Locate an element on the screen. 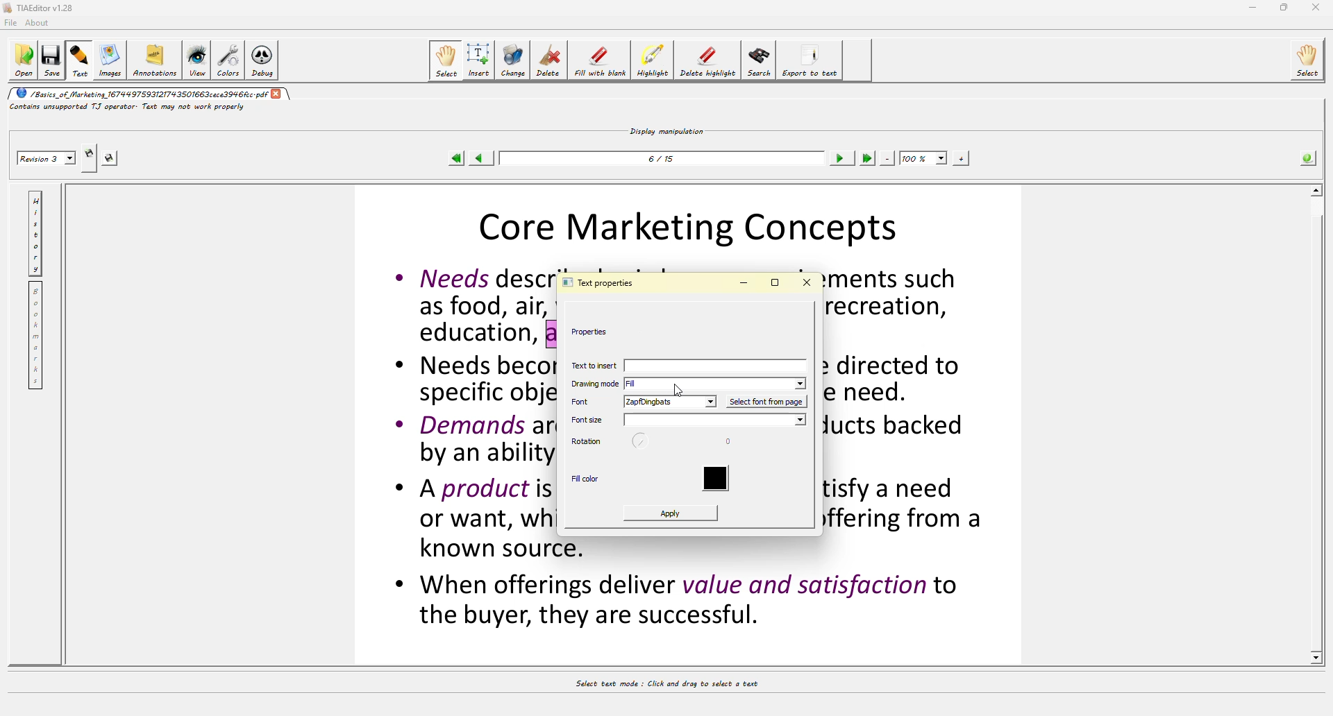 The image size is (1333, 716). change is located at coordinates (512, 60).